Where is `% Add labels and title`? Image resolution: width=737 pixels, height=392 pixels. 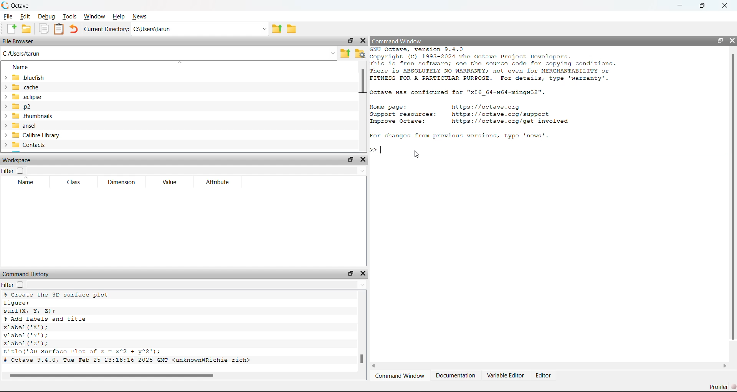 % Add labels and title is located at coordinates (47, 318).